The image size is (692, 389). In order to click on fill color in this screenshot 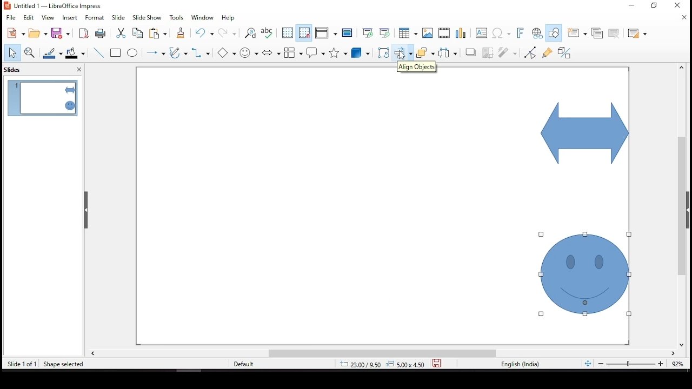, I will do `click(75, 55)`.